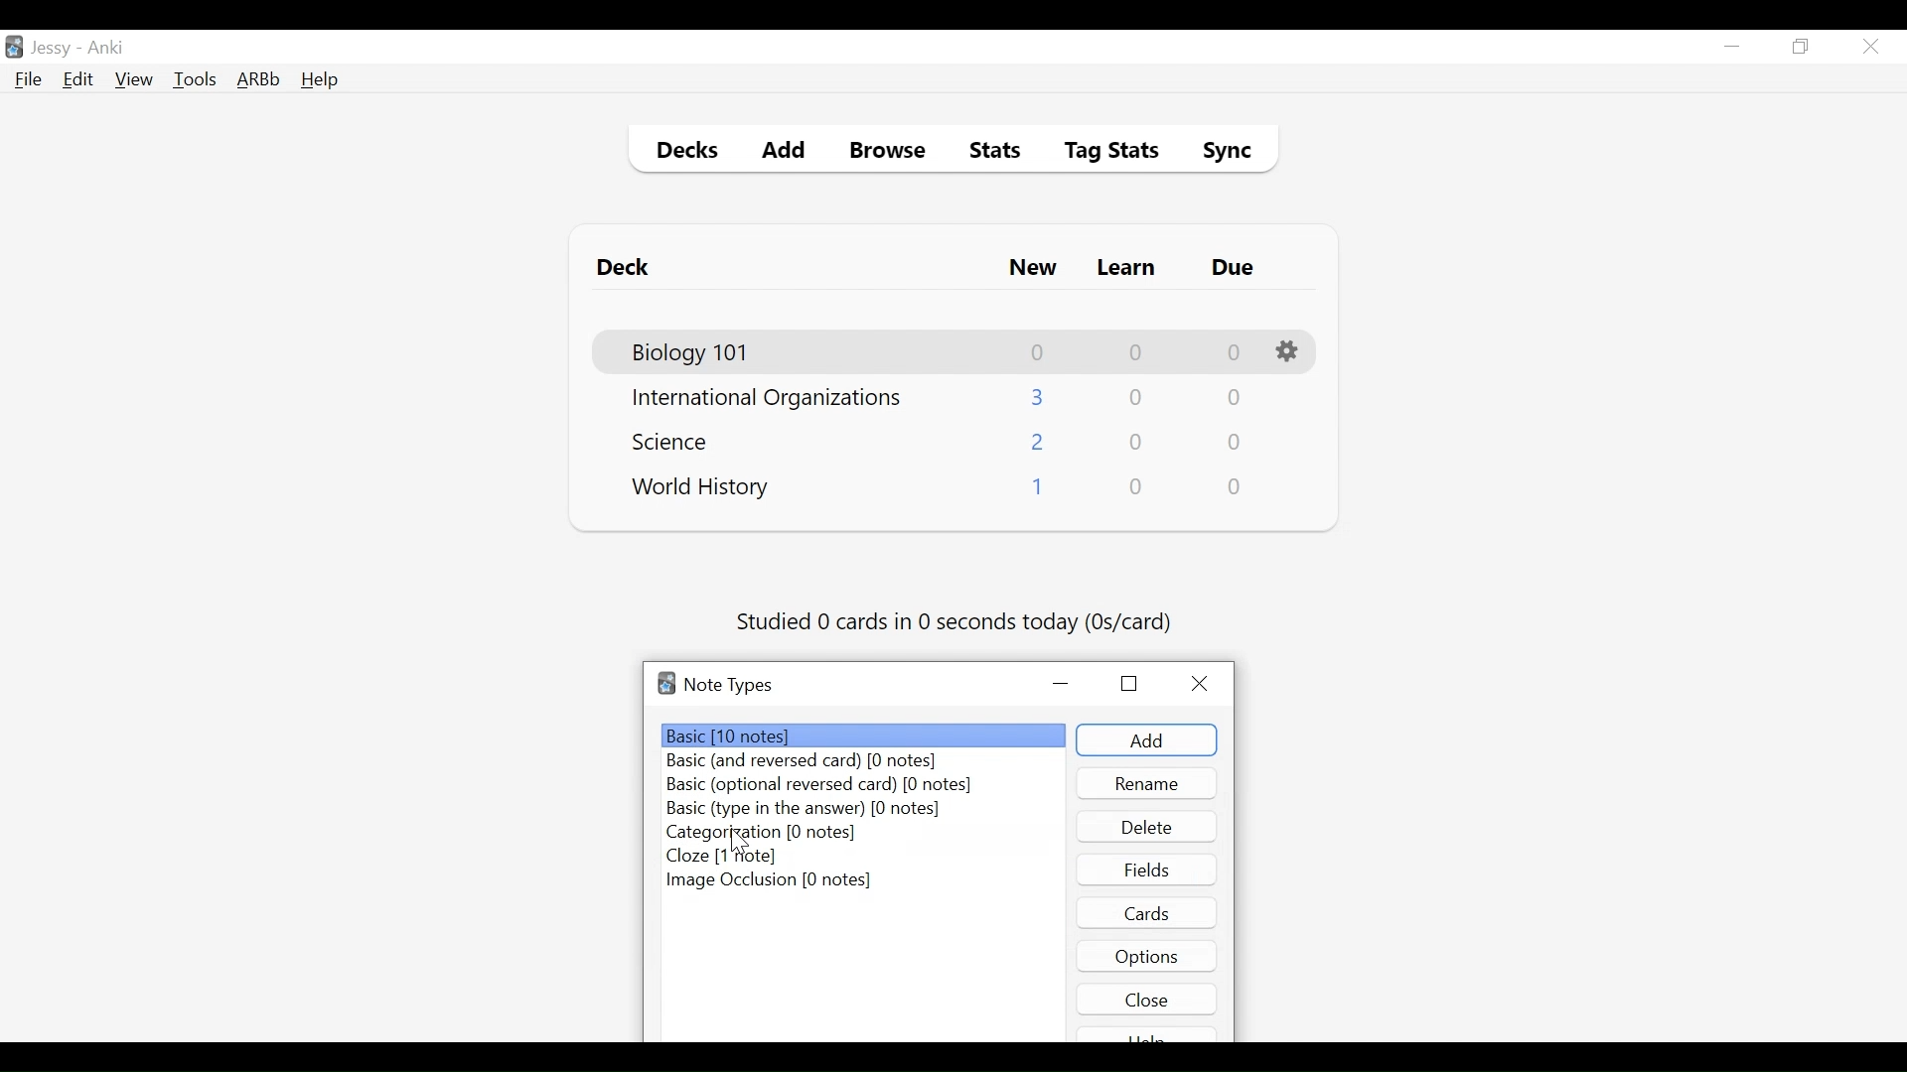 Image resolution: width=1907 pixels, height=1072 pixels. I want to click on Anki Desktop icon, so click(14, 48).